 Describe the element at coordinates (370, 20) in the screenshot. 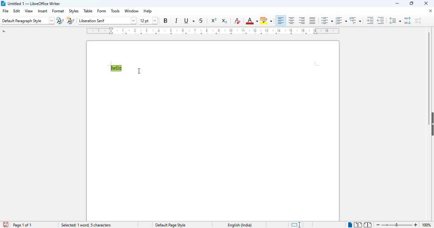

I see `increase indent` at that location.